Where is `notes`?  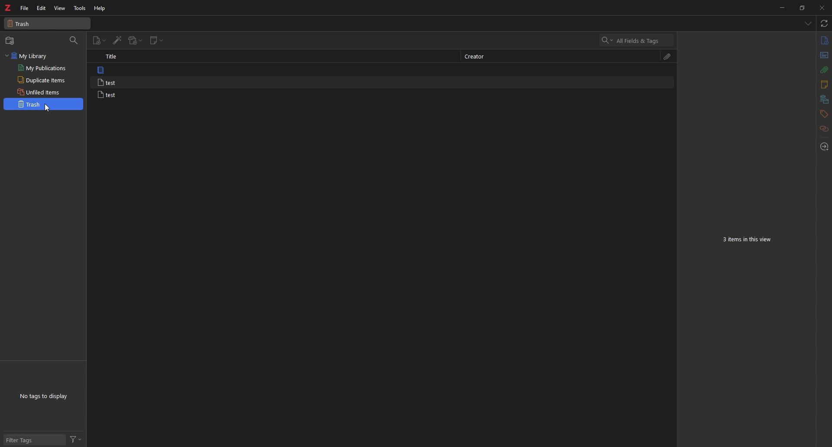 notes is located at coordinates (823, 85).